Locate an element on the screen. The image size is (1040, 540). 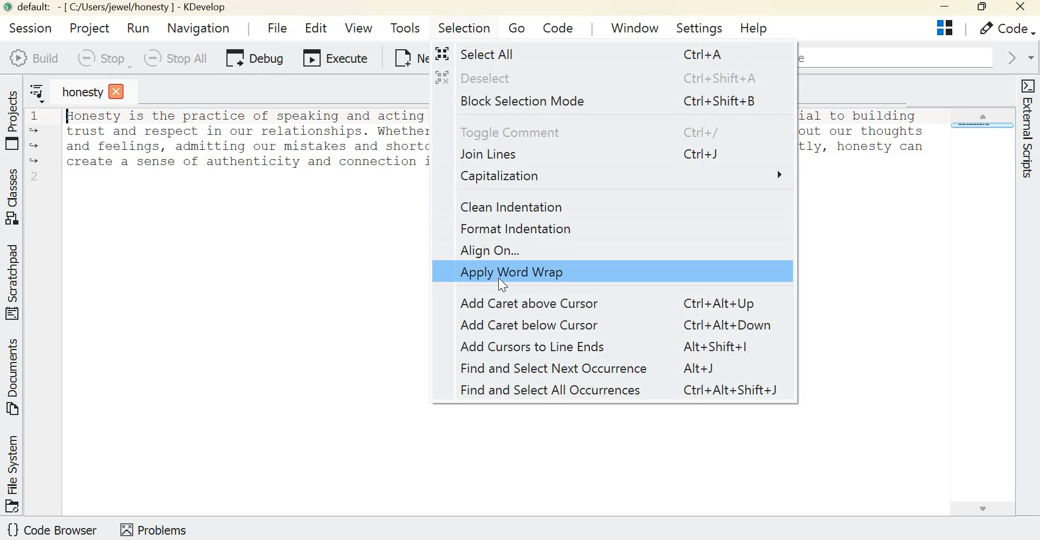
Format indentation is located at coordinates (524, 231).